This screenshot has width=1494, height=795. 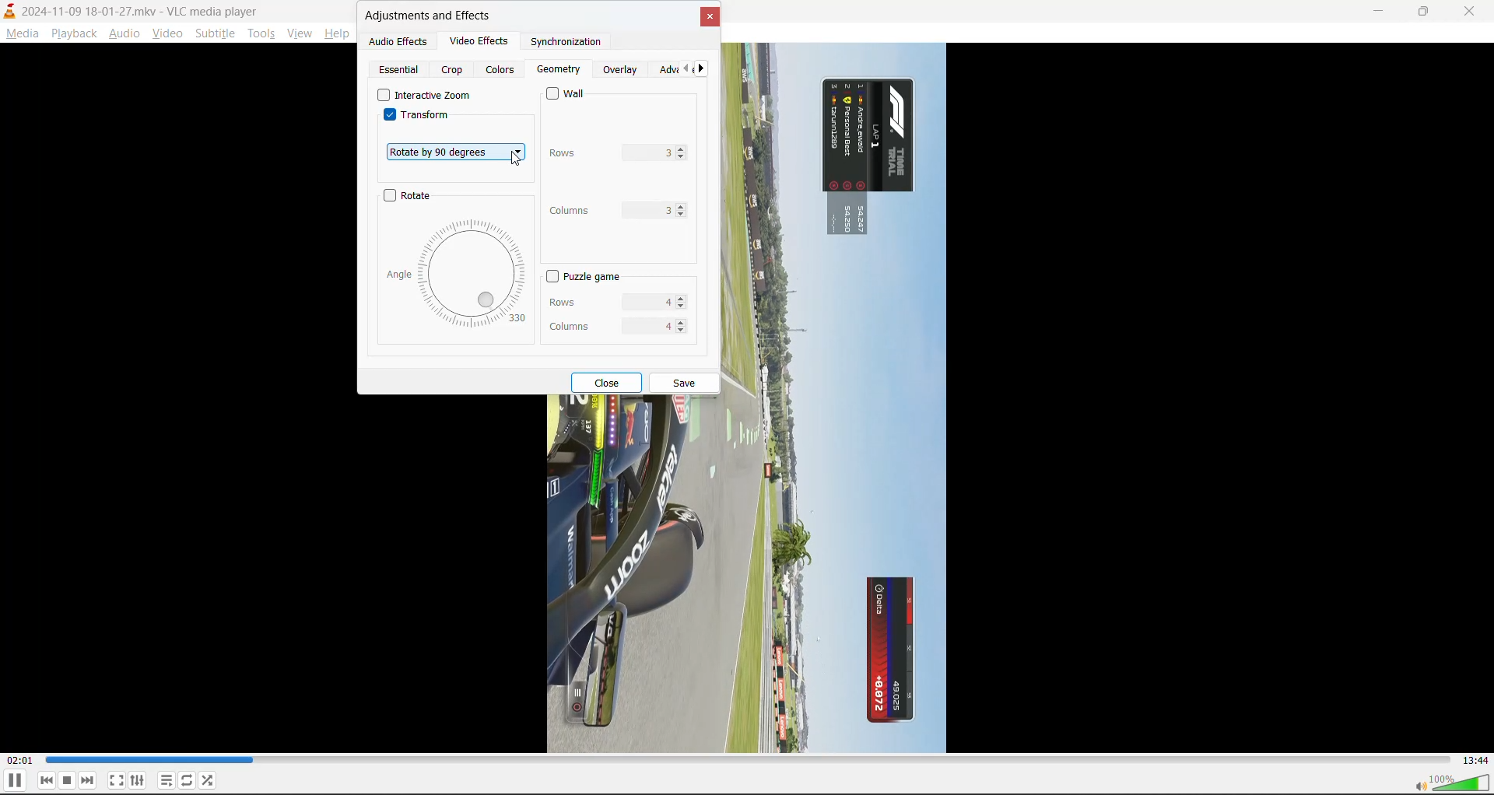 What do you see at coordinates (598, 152) in the screenshot?
I see `rows` at bounding box center [598, 152].